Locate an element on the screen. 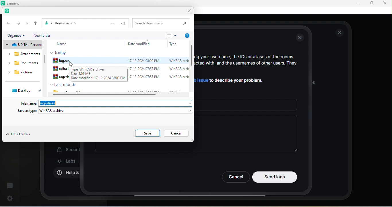 The image size is (392, 207). Element is located at coordinates (15, 3).